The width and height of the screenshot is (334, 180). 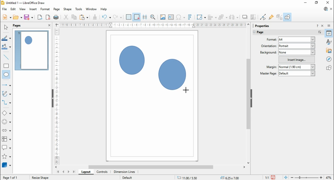 What do you see at coordinates (6, 165) in the screenshot?
I see `3D Objects` at bounding box center [6, 165].